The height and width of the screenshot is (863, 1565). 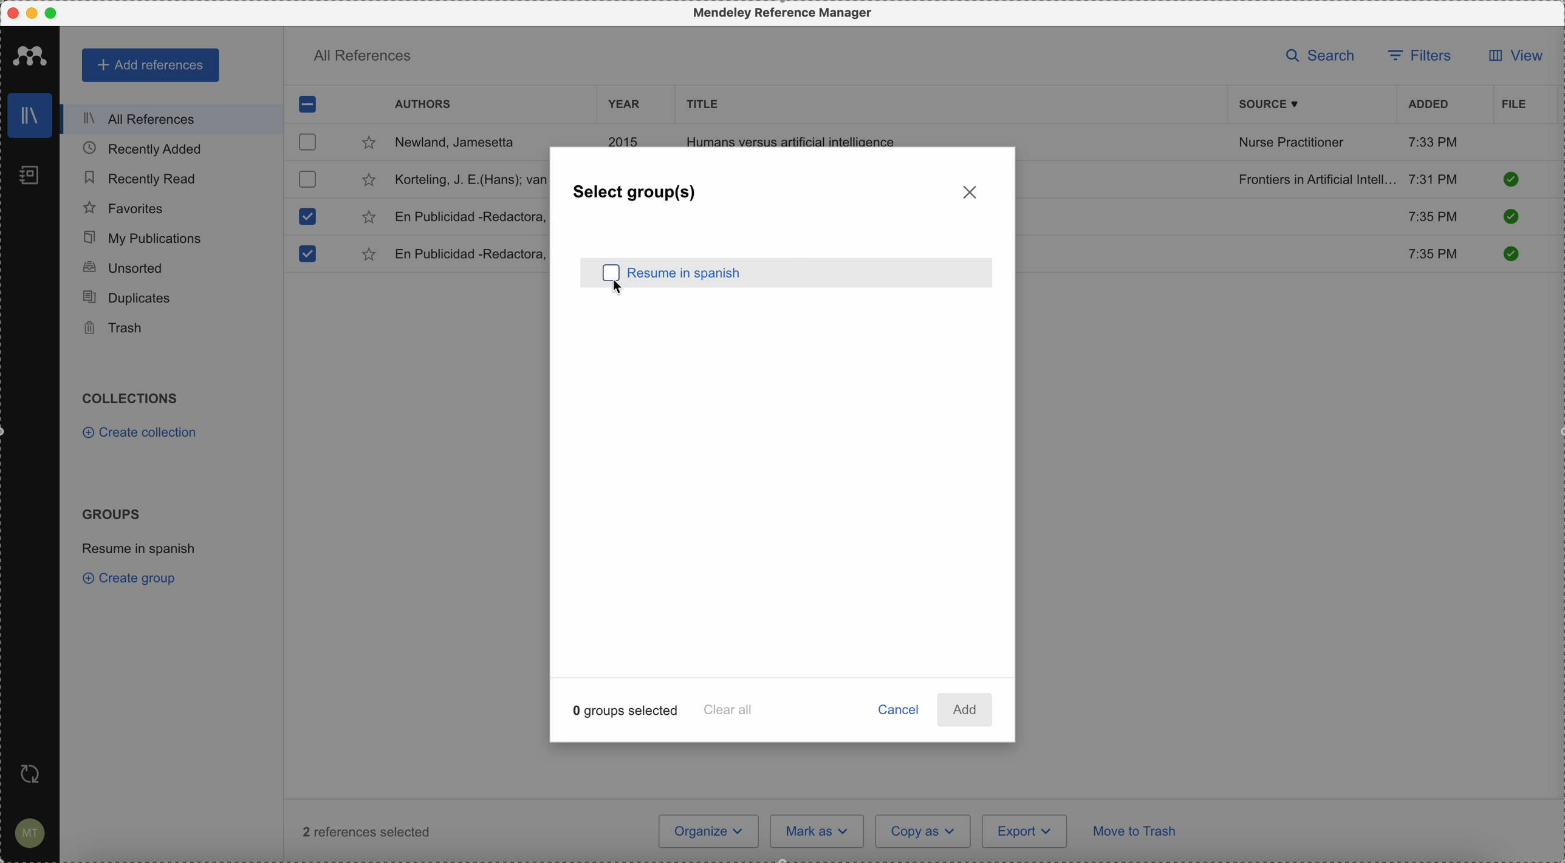 What do you see at coordinates (812, 274) in the screenshot?
I see `resume in spanish` at bounding box center [812, 274].